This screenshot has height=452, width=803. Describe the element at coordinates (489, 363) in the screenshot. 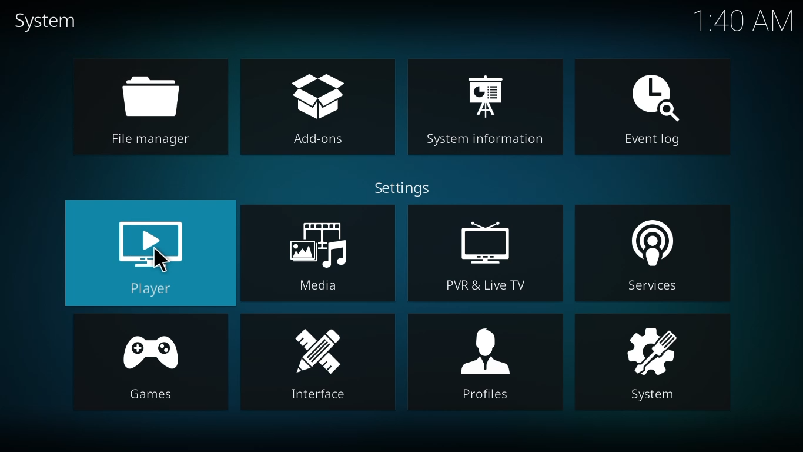

I see `profiles` at that location.